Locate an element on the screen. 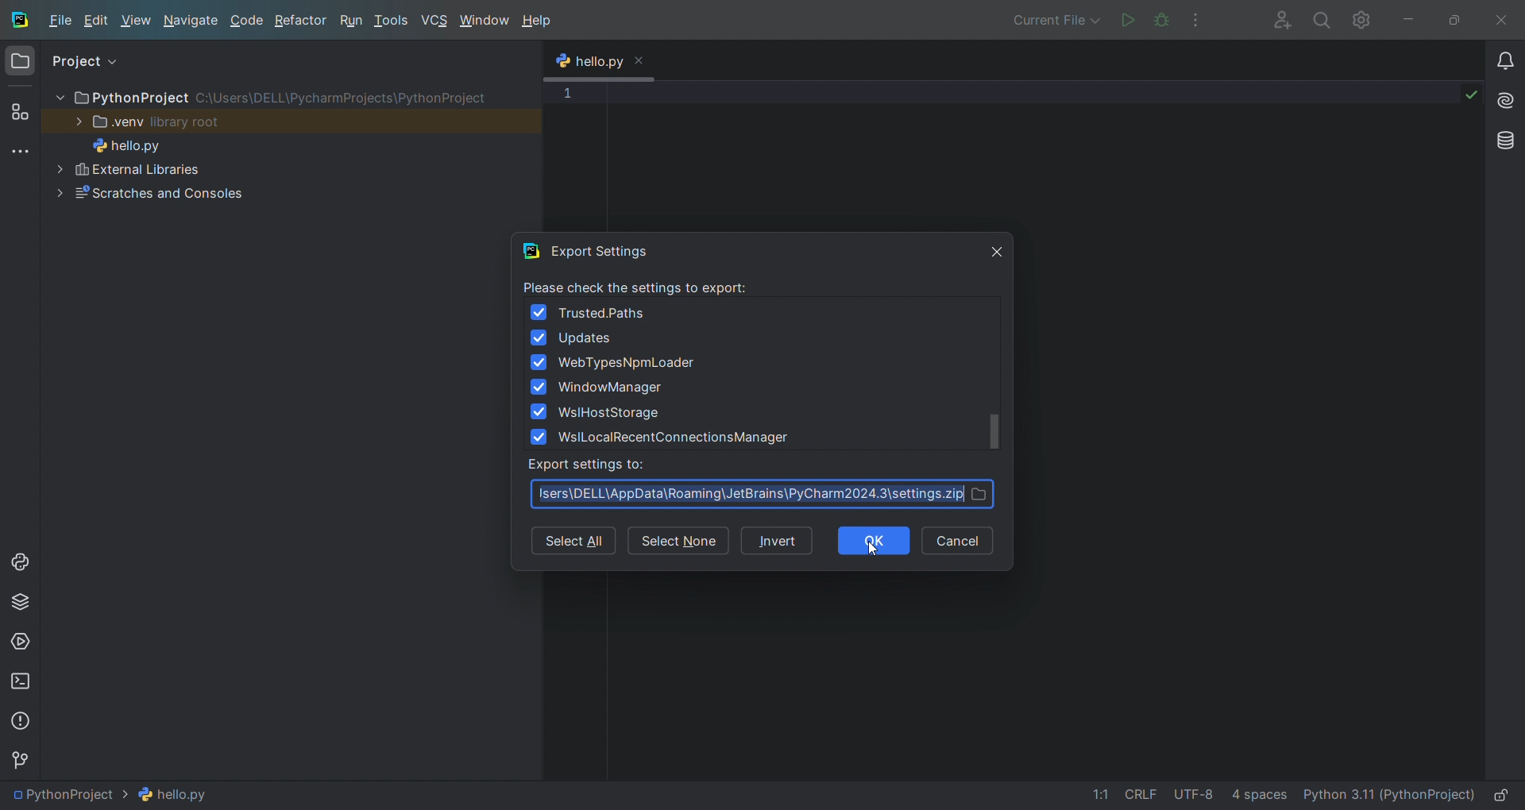 The image size is (1525, 810). help is located at coordinates (536, 22).